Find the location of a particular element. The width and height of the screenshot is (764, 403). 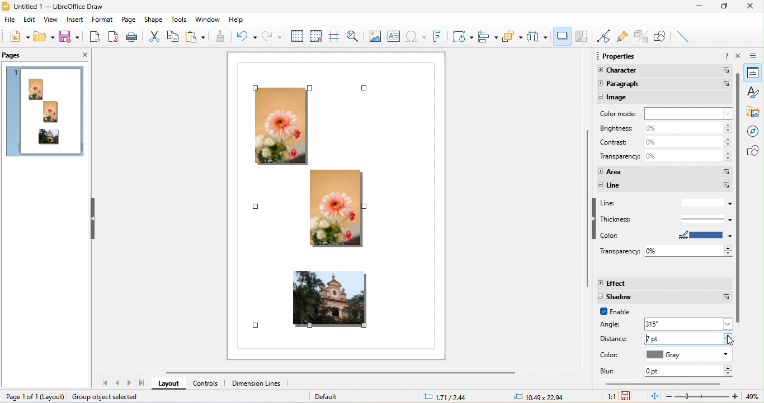

color is located at coordinates (614, 355).